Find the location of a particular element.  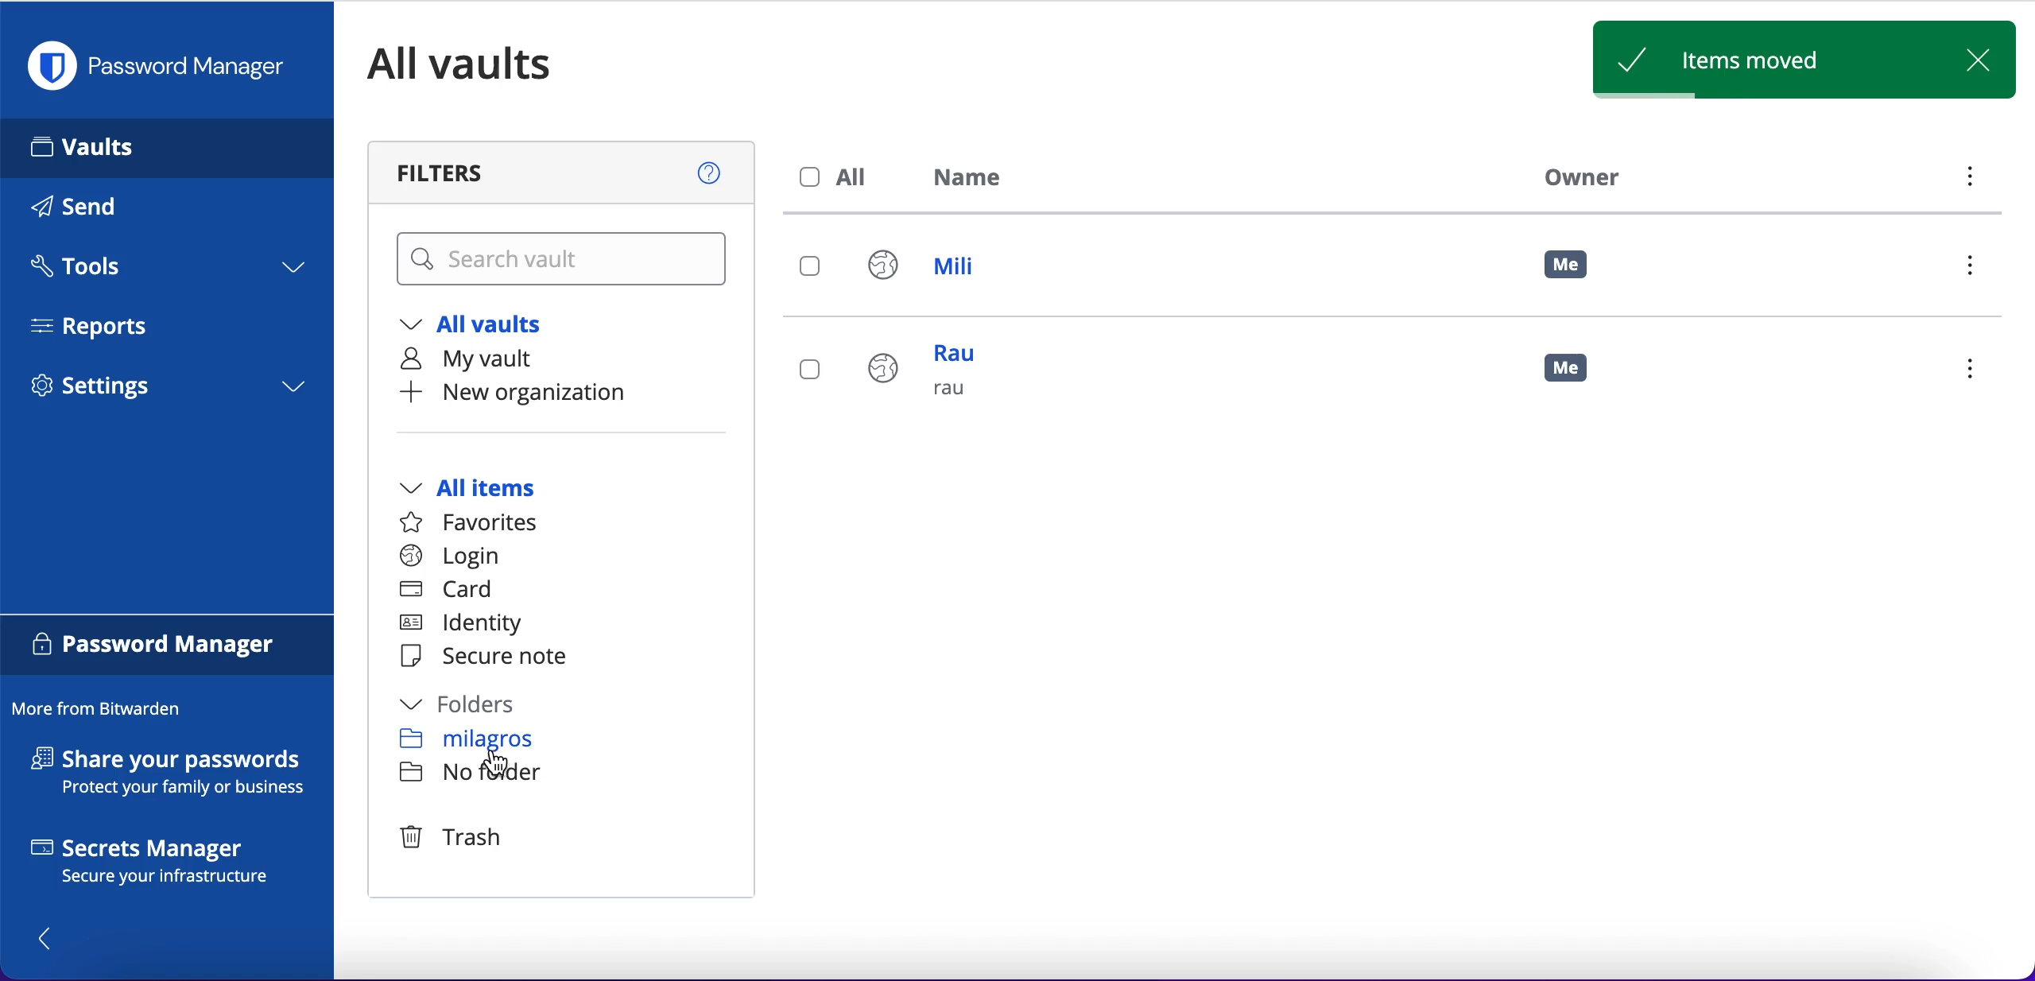

more from bitwarden is located at coordinates (104, 710).